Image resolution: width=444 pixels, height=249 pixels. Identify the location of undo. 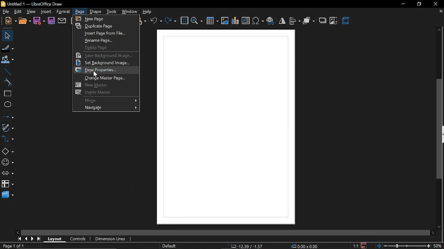
(156, 21).